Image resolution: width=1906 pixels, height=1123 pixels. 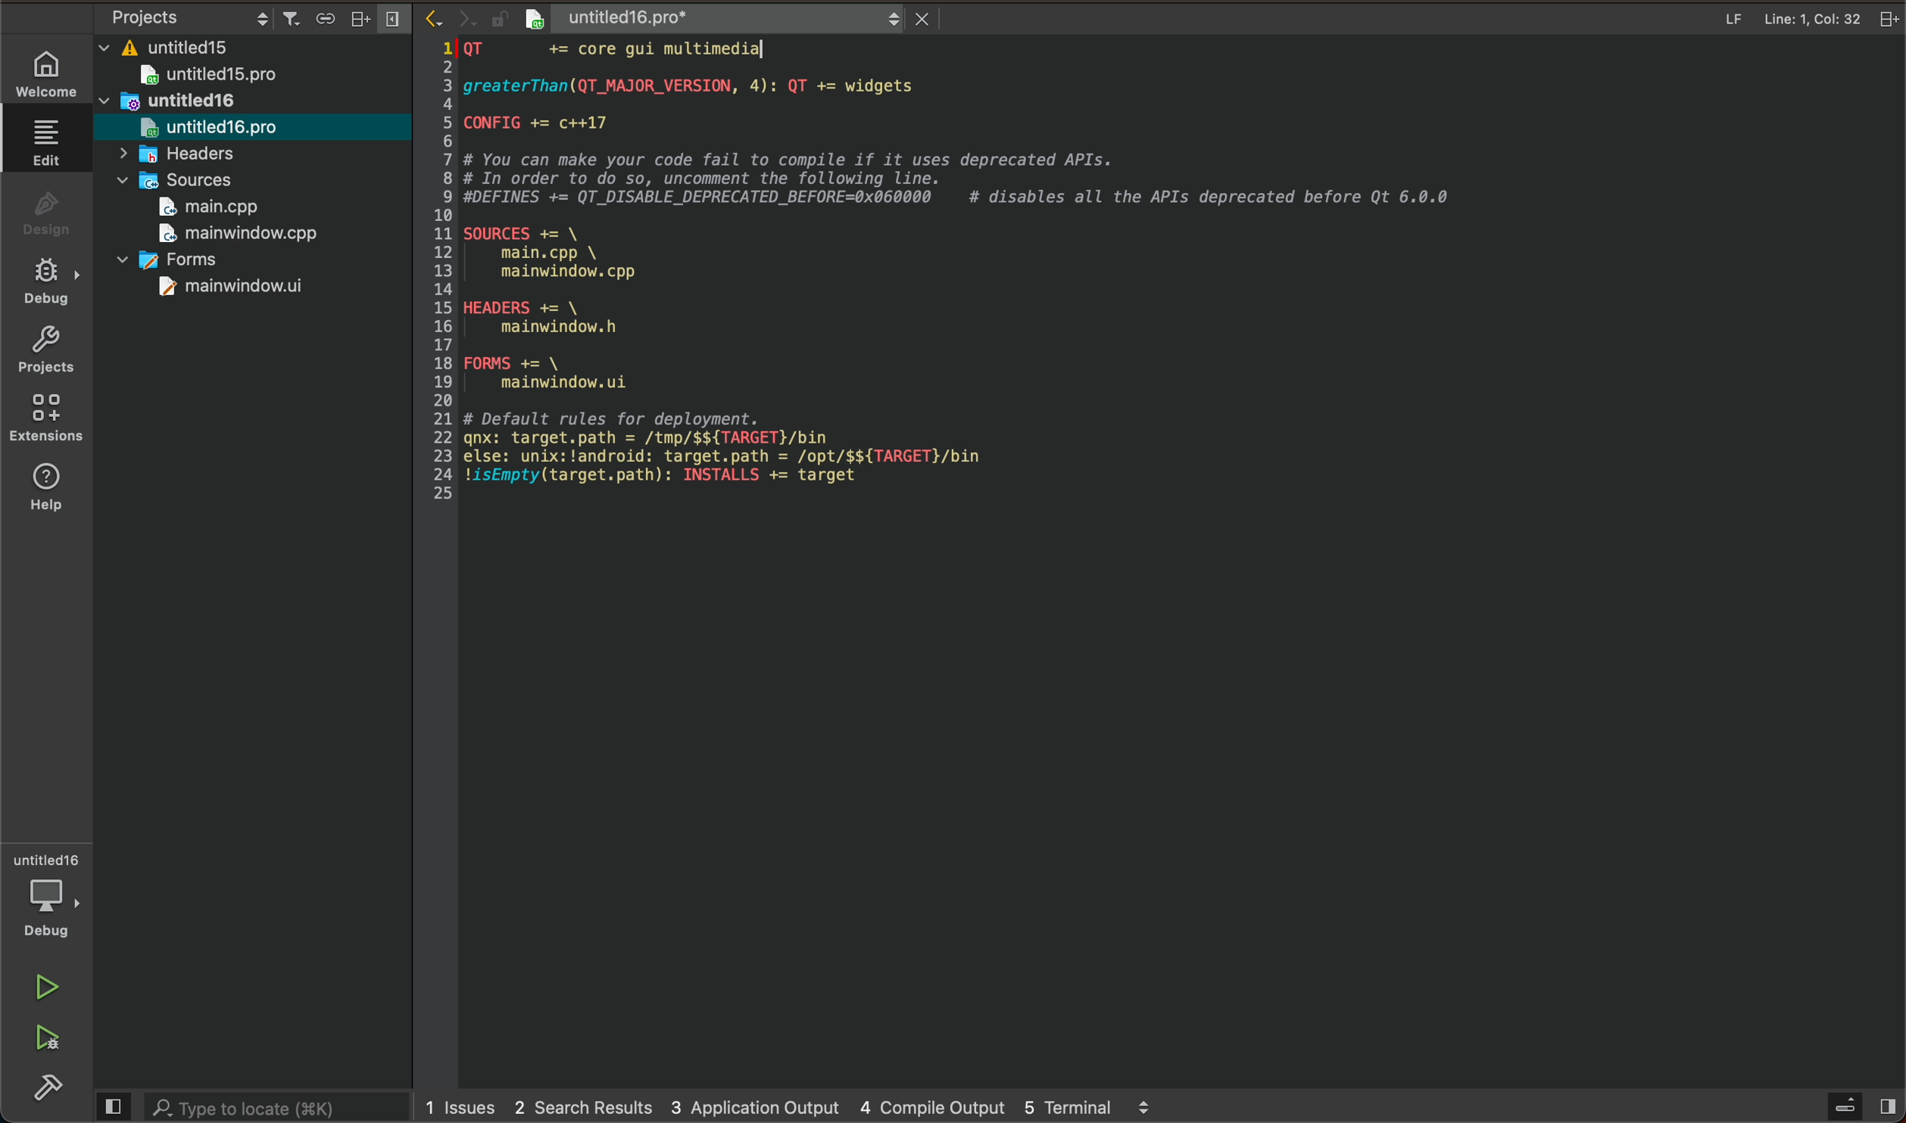 What do you see at coordinates (236, 235) in the screenshot?
I see `mainwindow.cpp` at bounding box center [236, 235].